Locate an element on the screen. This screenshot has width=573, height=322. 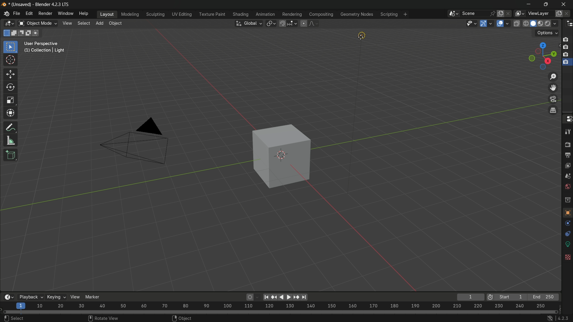
start is located at coordinates (506, 297).